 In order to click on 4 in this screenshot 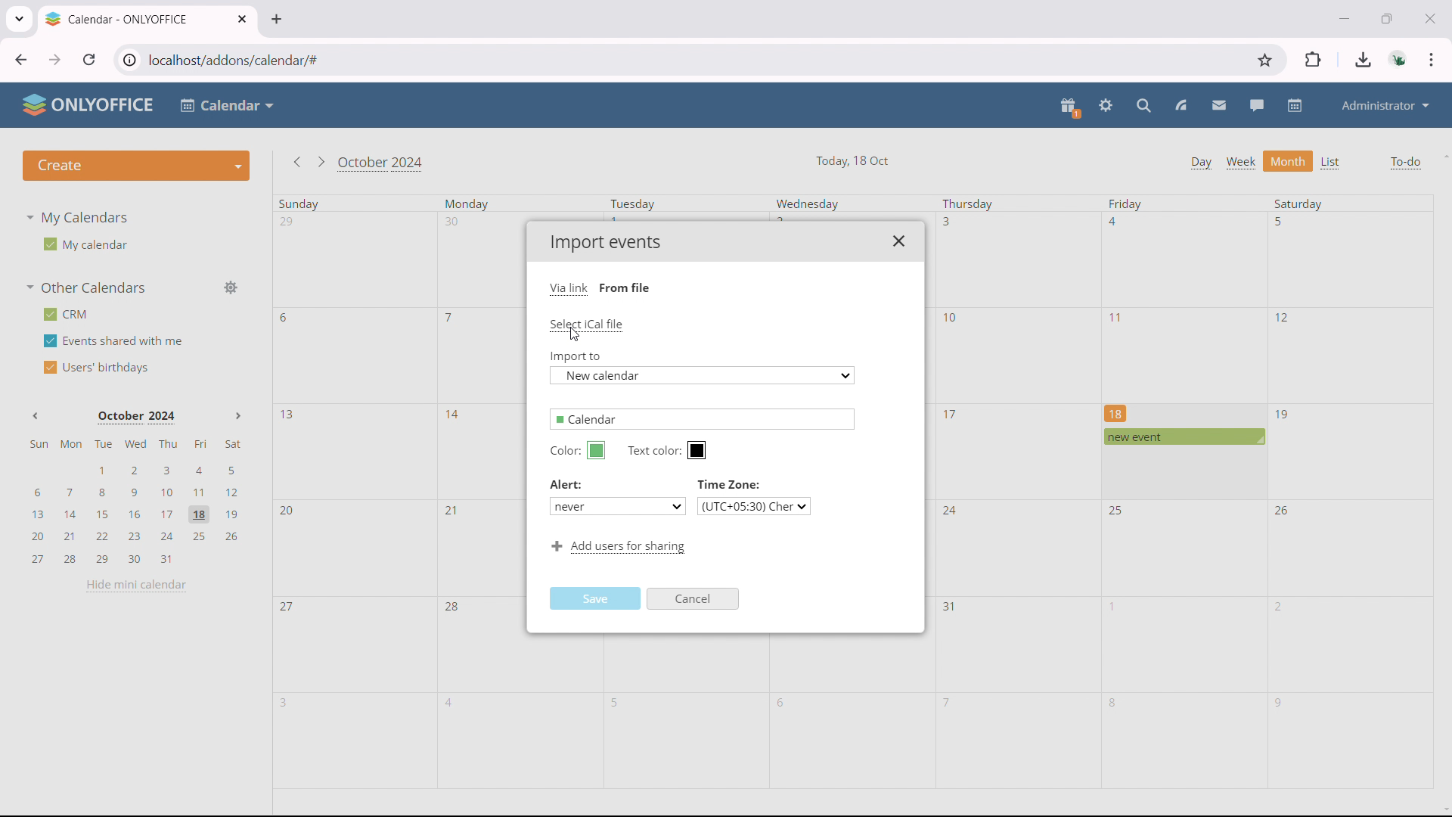, I will do `click(451, 703)`.